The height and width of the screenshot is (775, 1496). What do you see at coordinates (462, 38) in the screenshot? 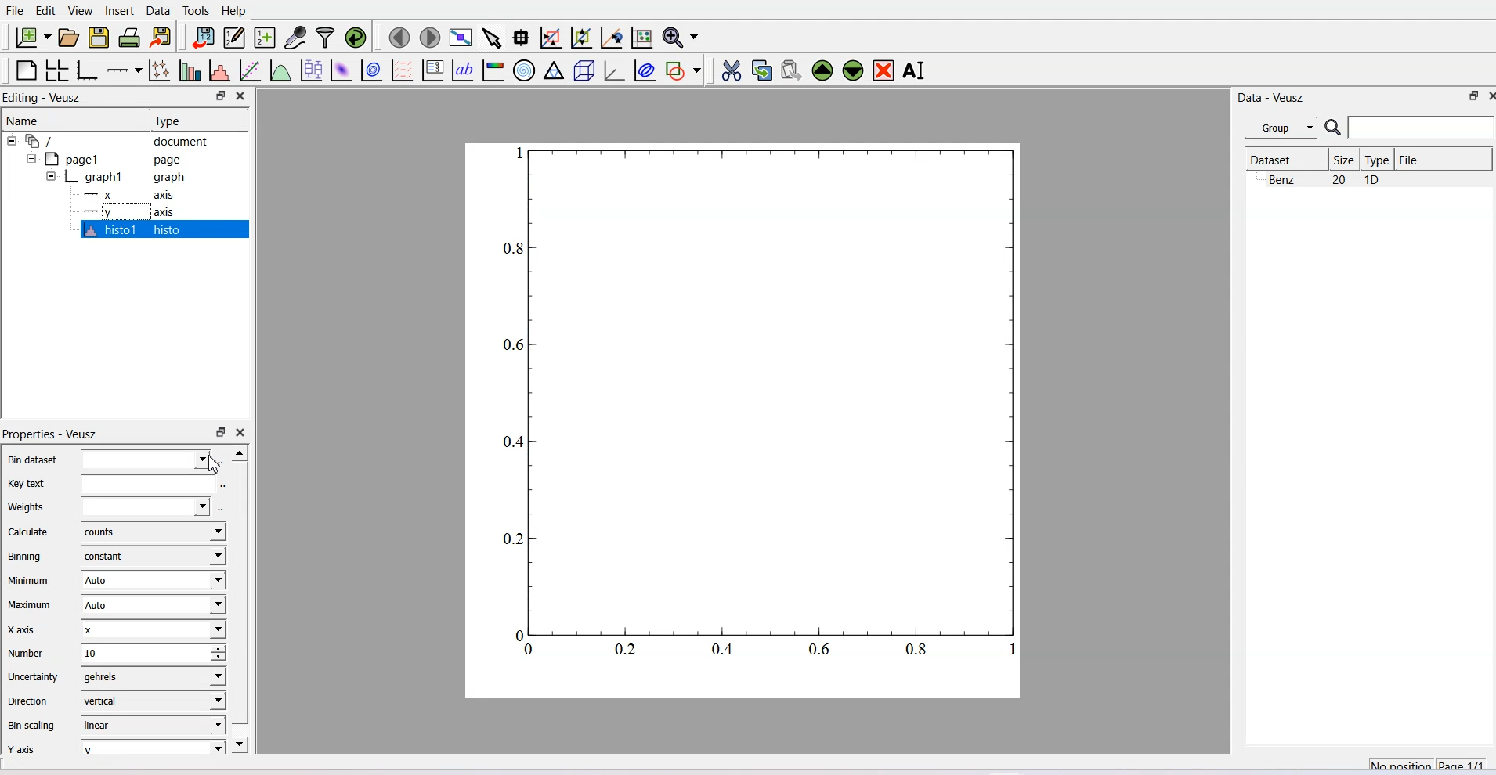
I see `View plot full screen` at bounding box center [462, 38].